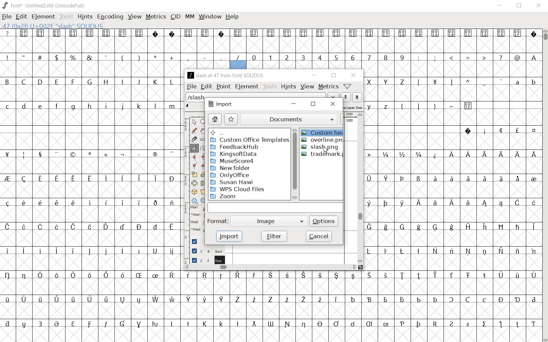 The width and height of the screenshot is (548, 342). I want to click on empty cells, so click(92, 167).